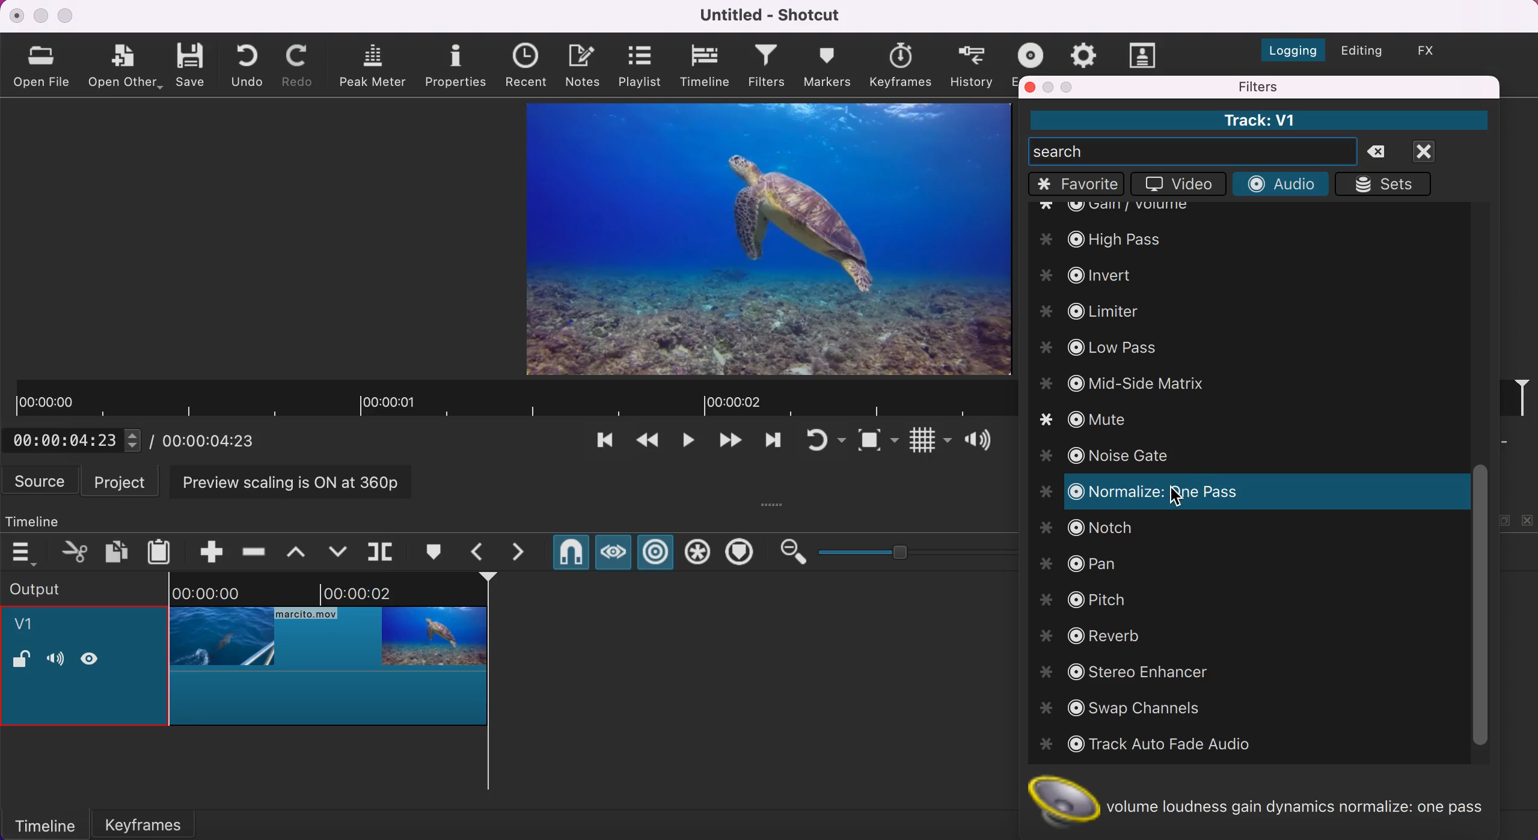 The width and height of the screenshot is (1538, 840). I want to click on previous marker, so click(481, 552).